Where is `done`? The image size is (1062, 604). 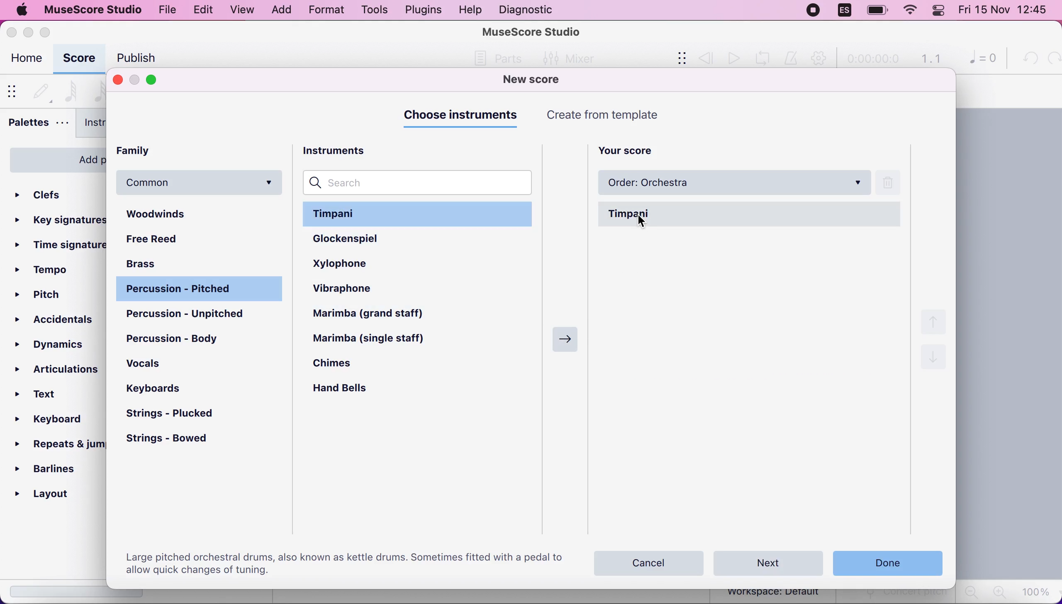 done is located at coordinates (886, 561).